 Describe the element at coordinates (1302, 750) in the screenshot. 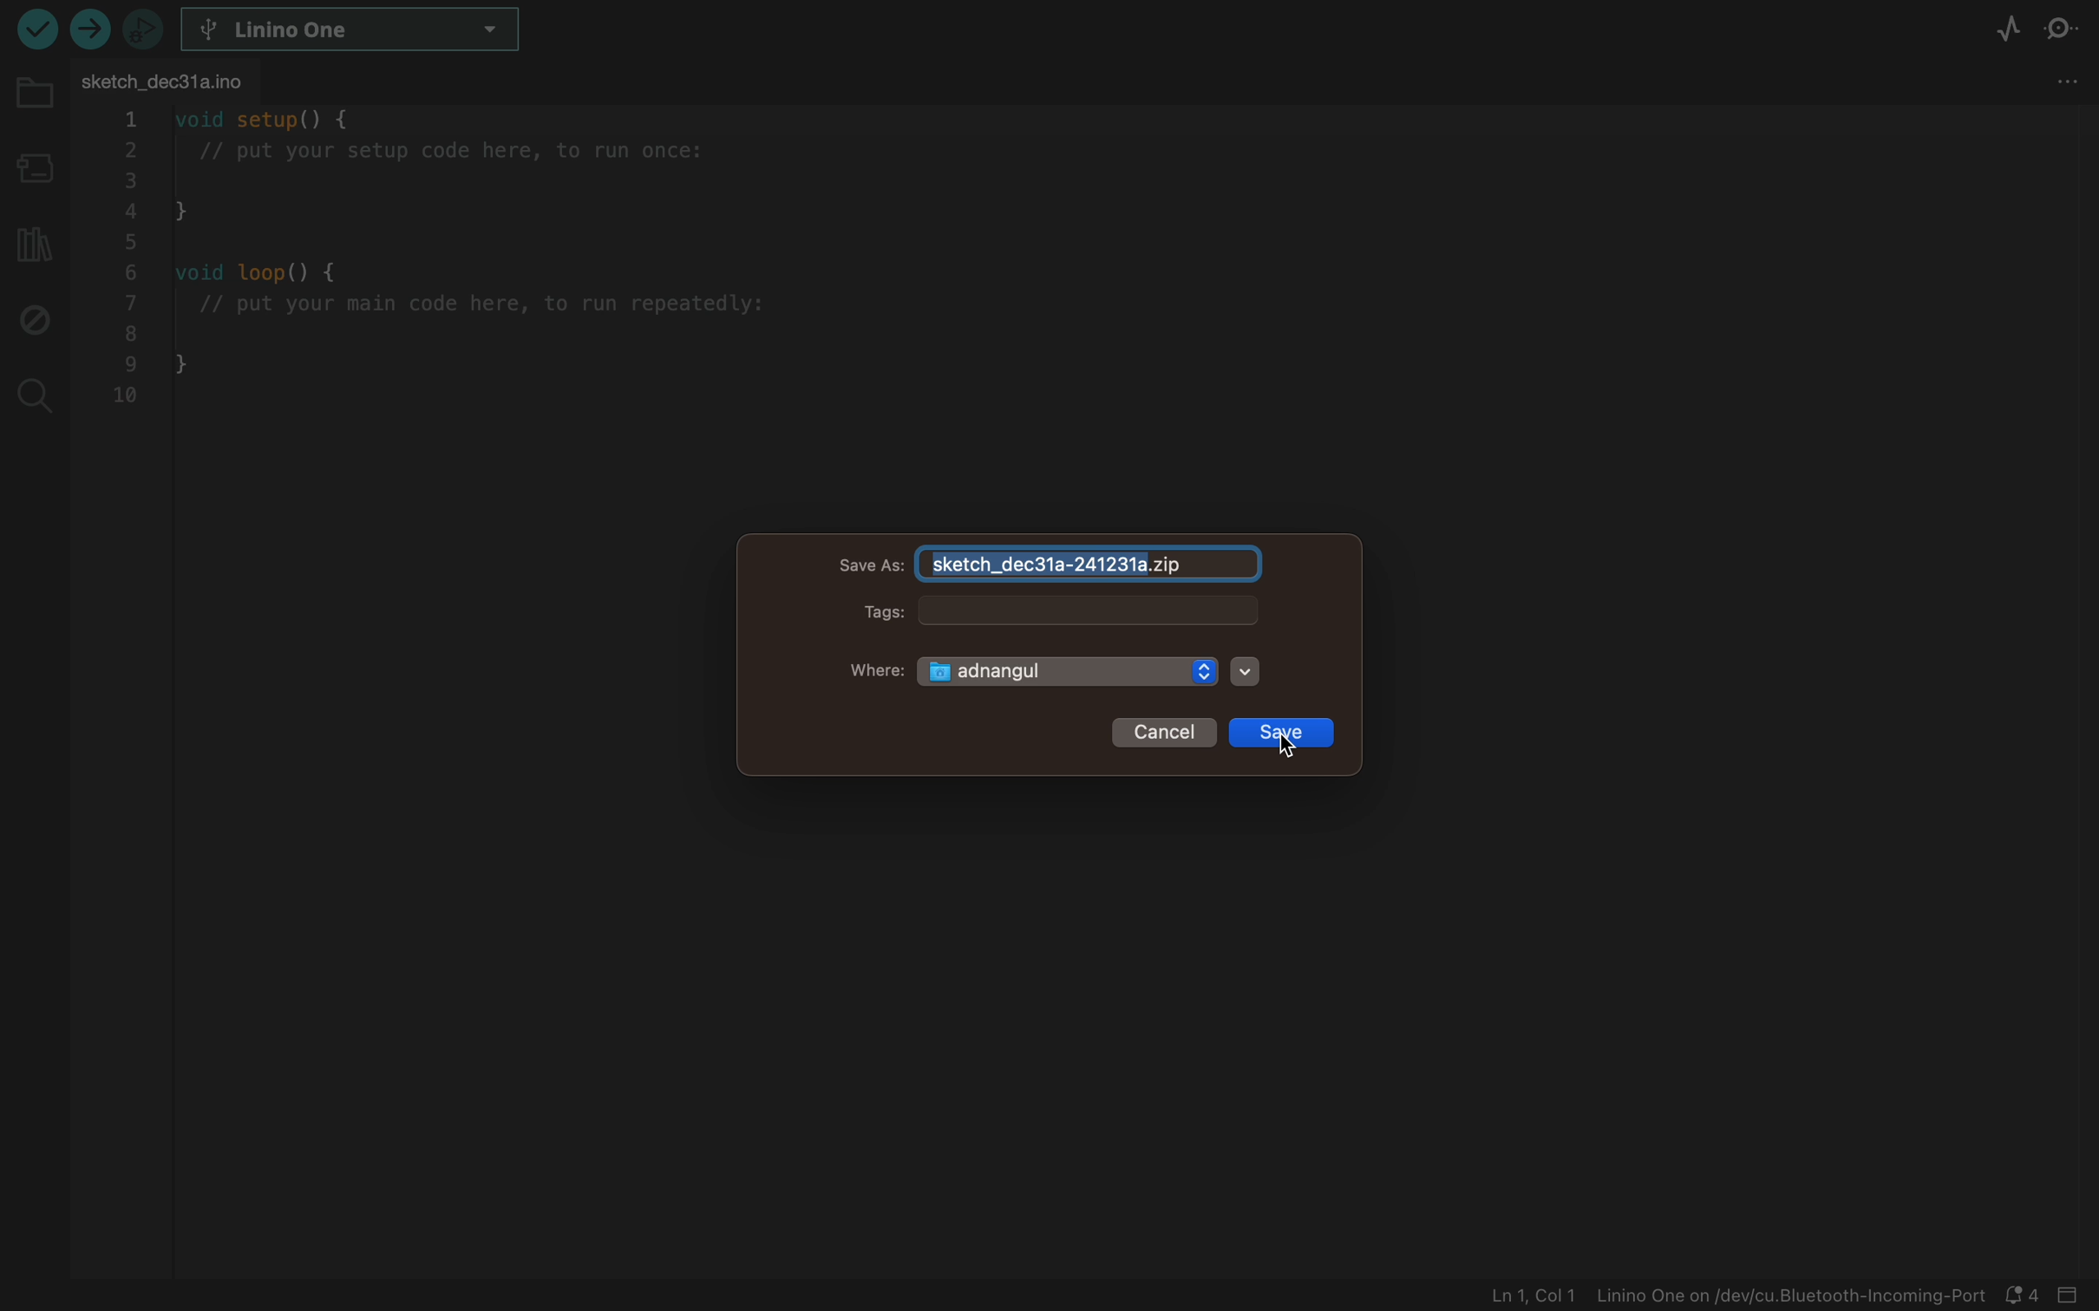

I see `cursor` at that location.